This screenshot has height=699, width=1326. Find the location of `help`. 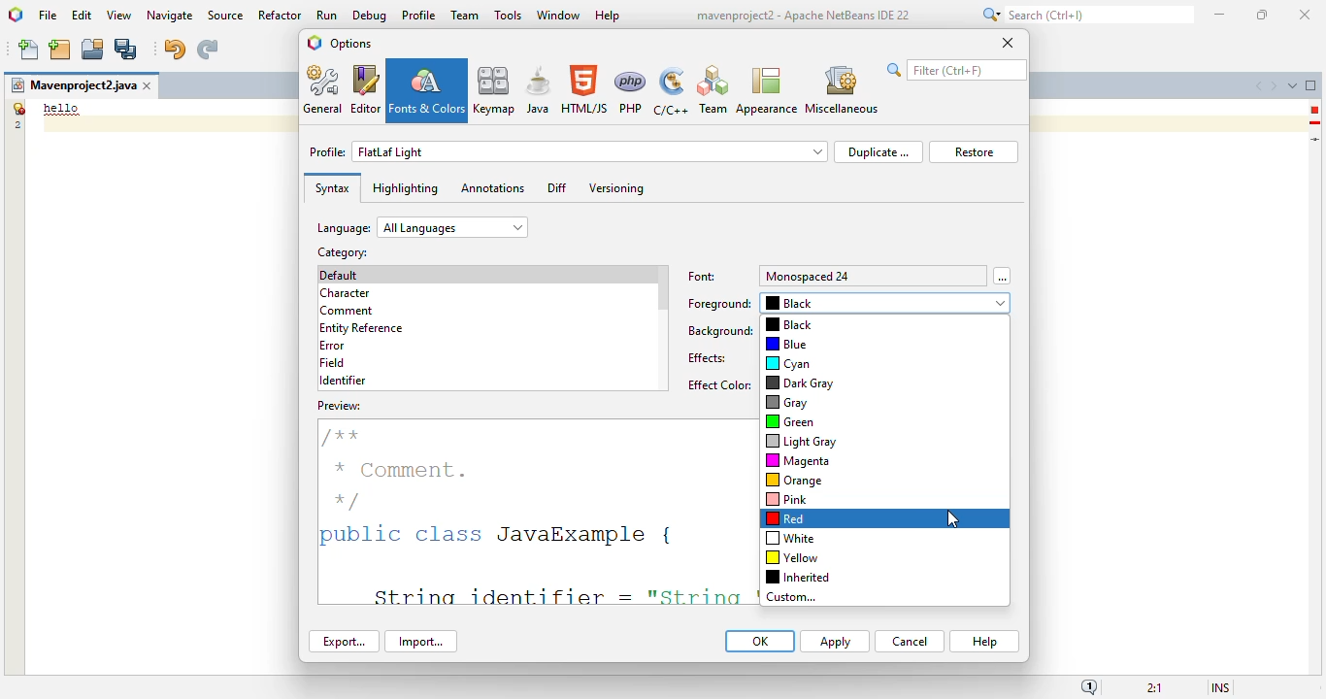

help is located at coordinates (985, 642).